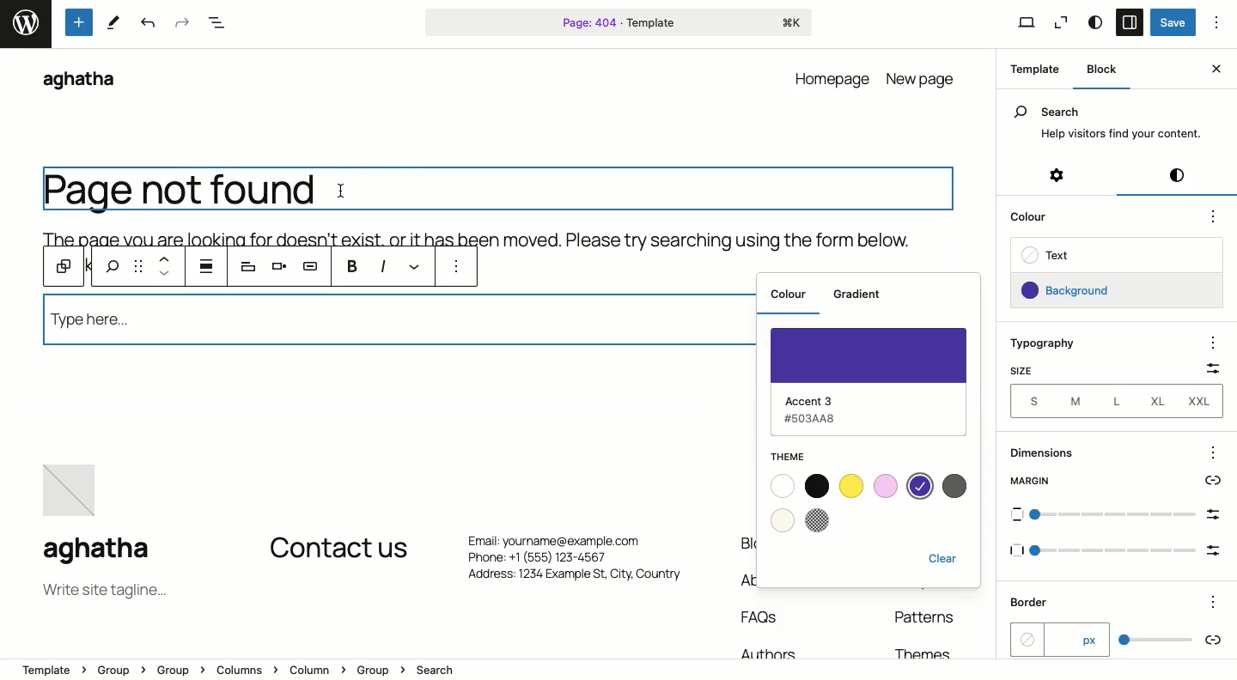  I want to click on Patterns, so click(929, 622).